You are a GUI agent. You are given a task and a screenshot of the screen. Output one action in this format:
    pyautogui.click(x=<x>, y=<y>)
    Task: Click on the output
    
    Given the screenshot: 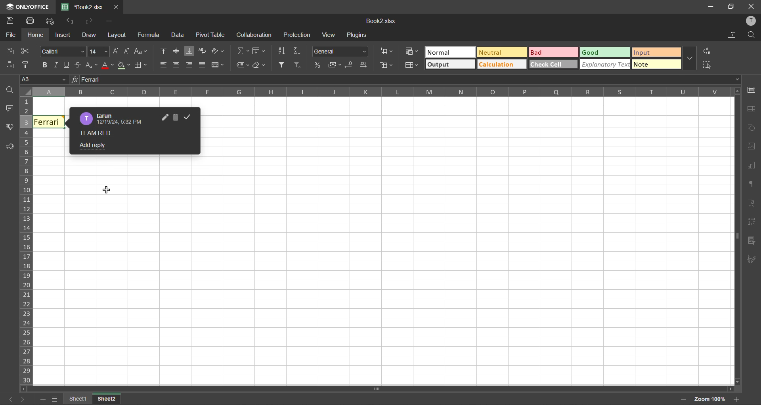 What is the action you would take?
    pyautogui.click(x=447, y=64)
    